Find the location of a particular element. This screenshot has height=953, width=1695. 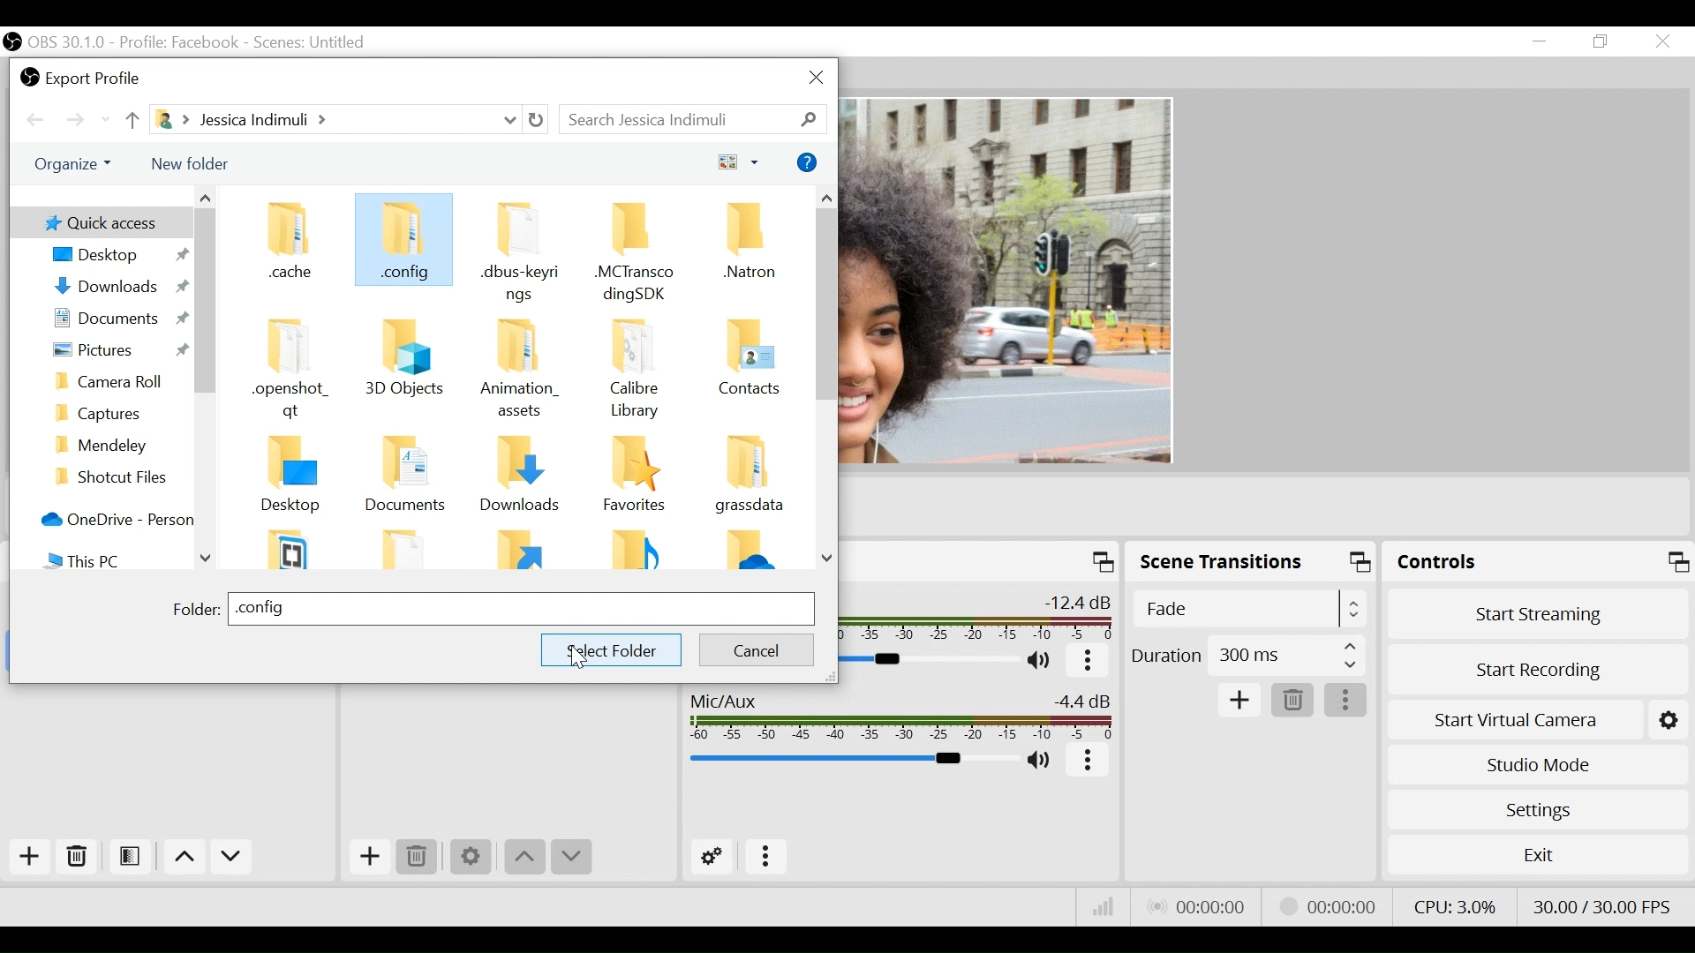

(un)mute is located at coordinates (1042, 761).